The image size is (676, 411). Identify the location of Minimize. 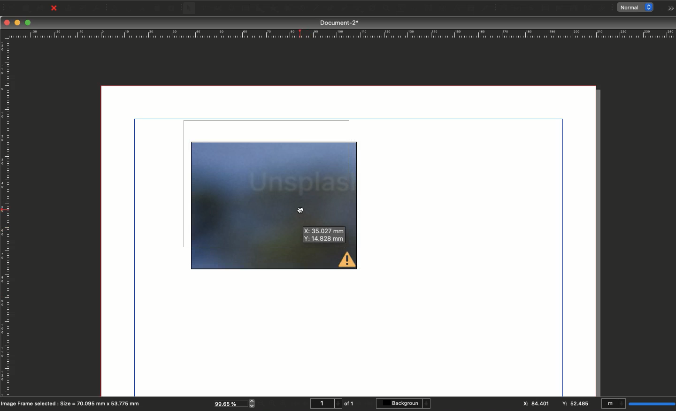
(18, 23).